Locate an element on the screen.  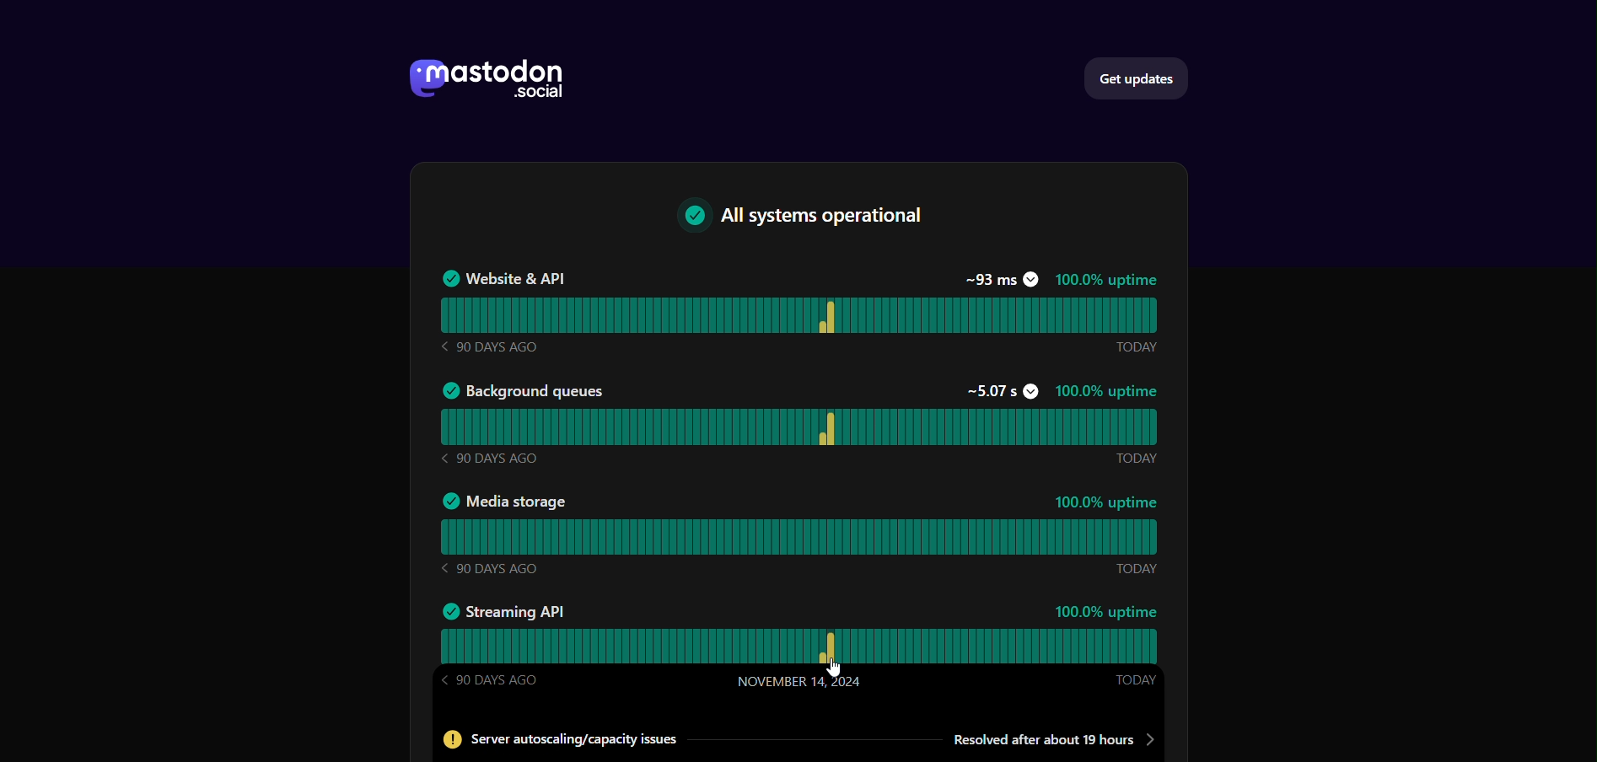
background queue status is located at coordinates (799, 427).